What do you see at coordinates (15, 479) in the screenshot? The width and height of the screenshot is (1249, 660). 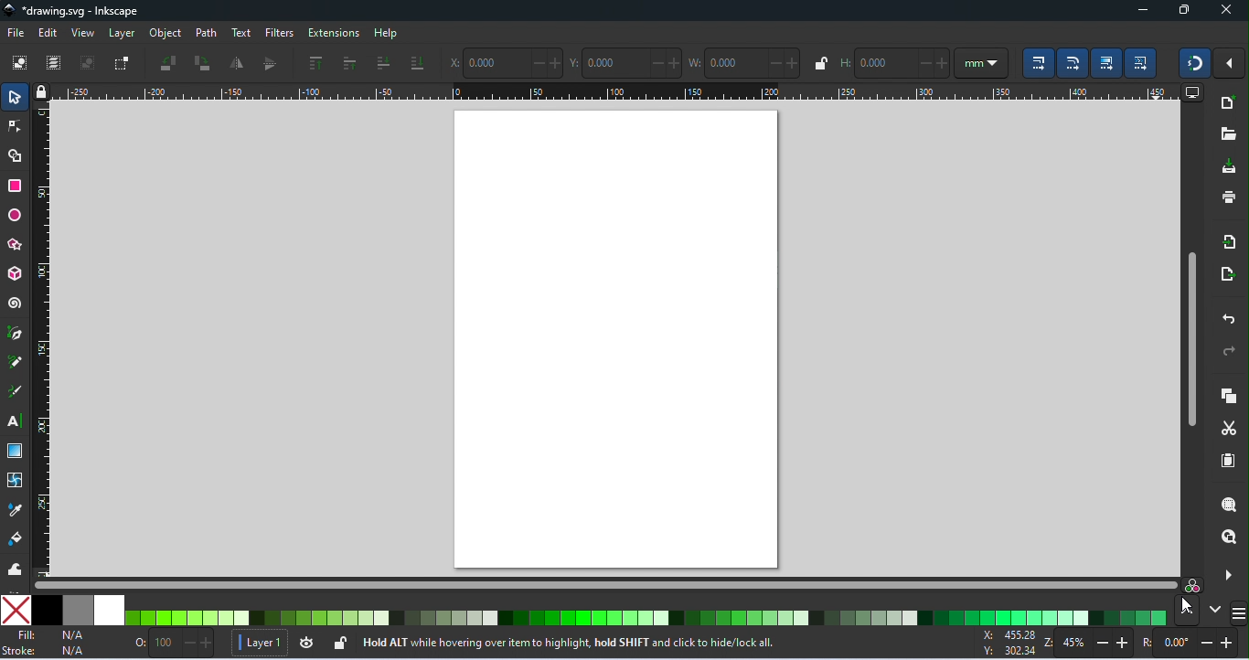 I see `mesh` at bounding box center [15, 479].